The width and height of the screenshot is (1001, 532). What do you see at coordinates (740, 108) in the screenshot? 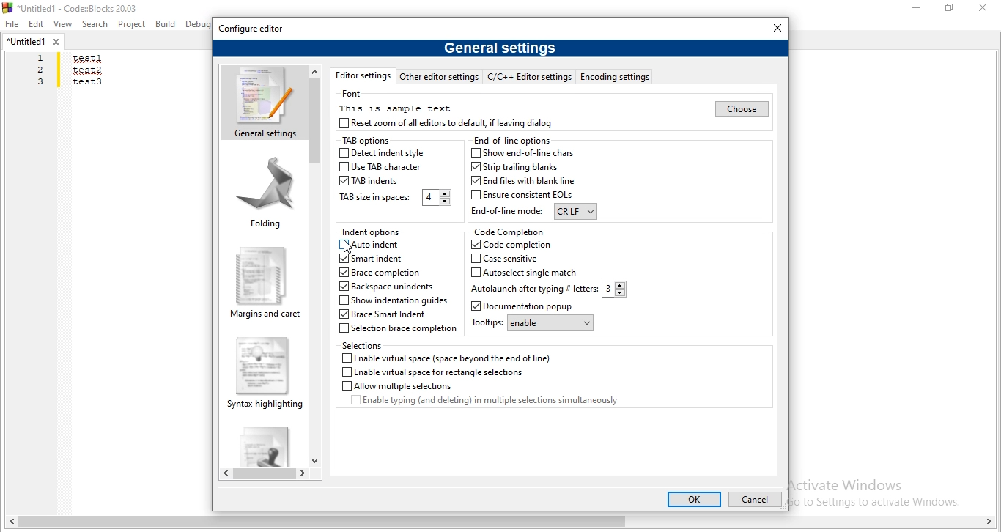
I see `choose` at bounding box center [740, 108].